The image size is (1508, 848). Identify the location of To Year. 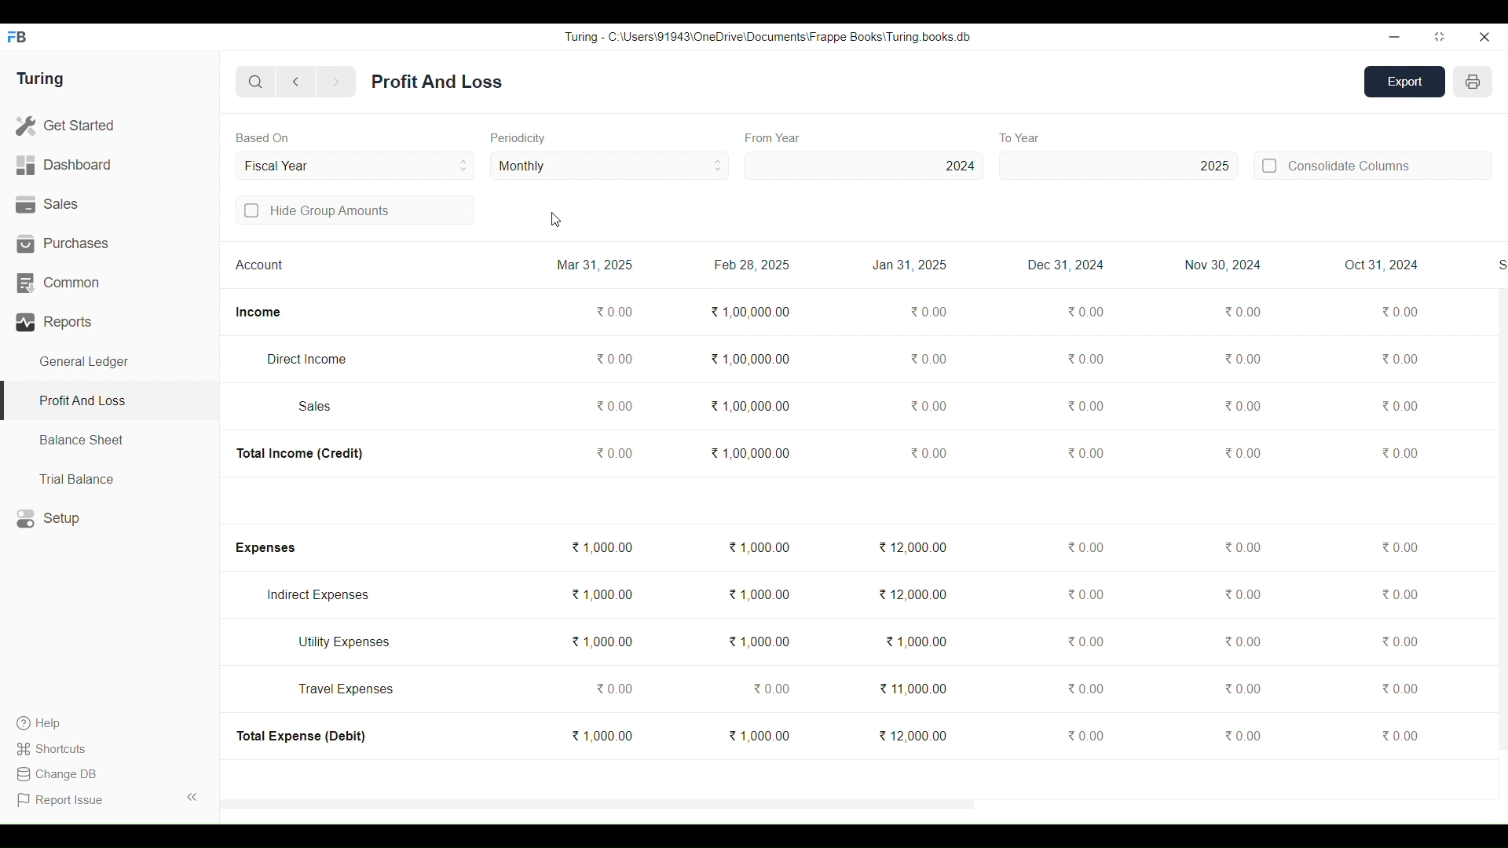
(1021, 137).